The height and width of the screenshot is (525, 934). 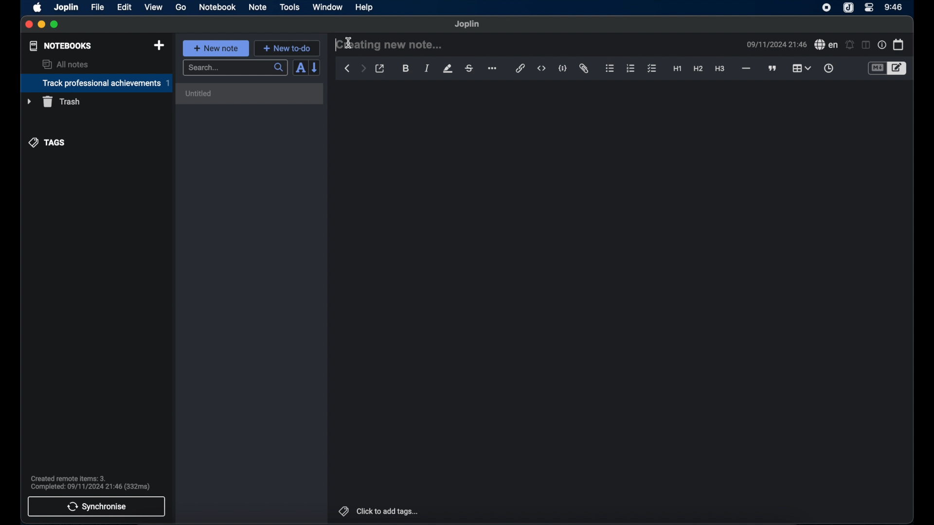 I want to click on creating new note, so click(x=389, y=45).